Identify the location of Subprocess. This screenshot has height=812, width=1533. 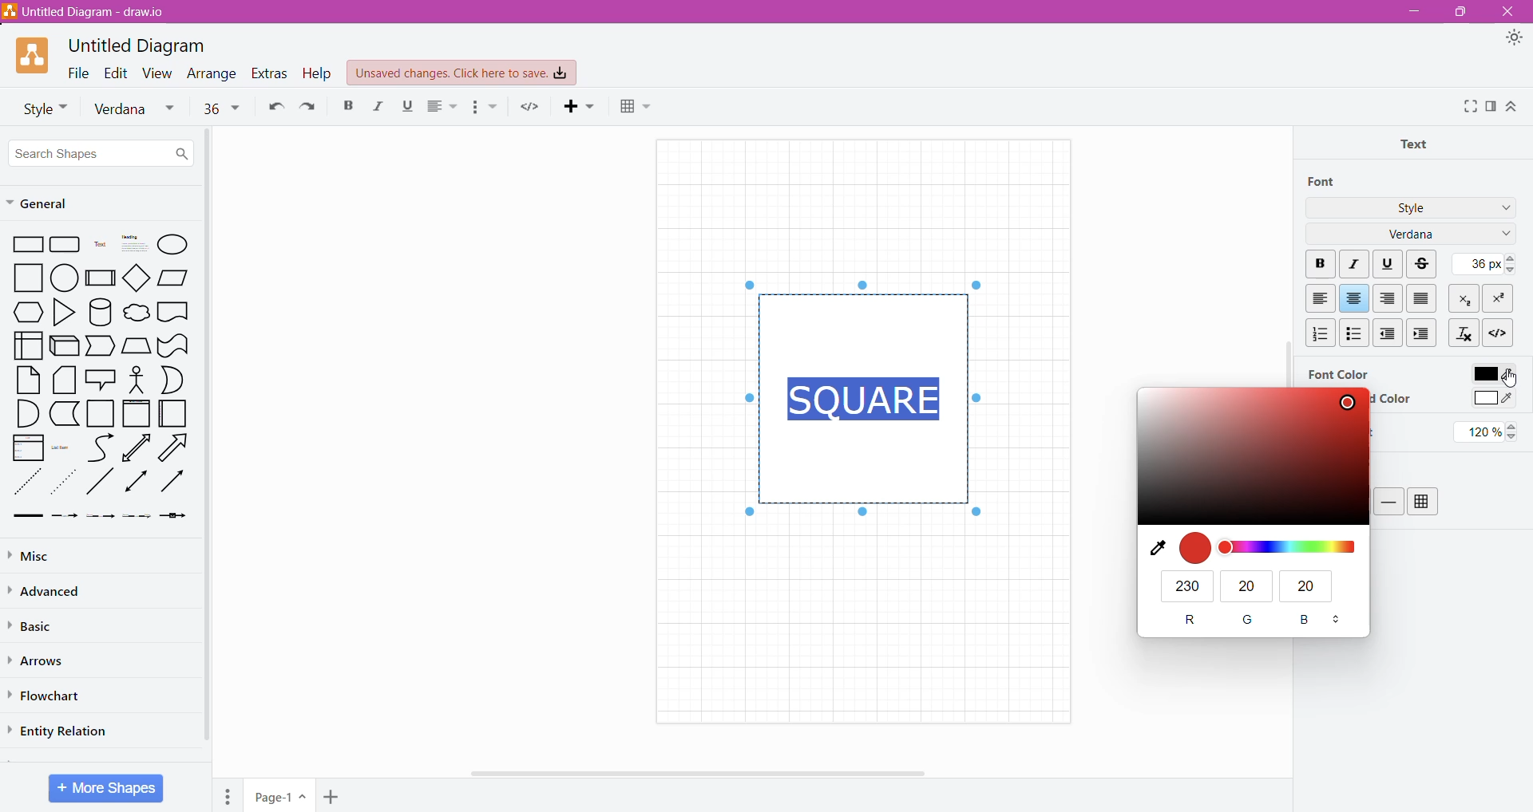
(101, 277).